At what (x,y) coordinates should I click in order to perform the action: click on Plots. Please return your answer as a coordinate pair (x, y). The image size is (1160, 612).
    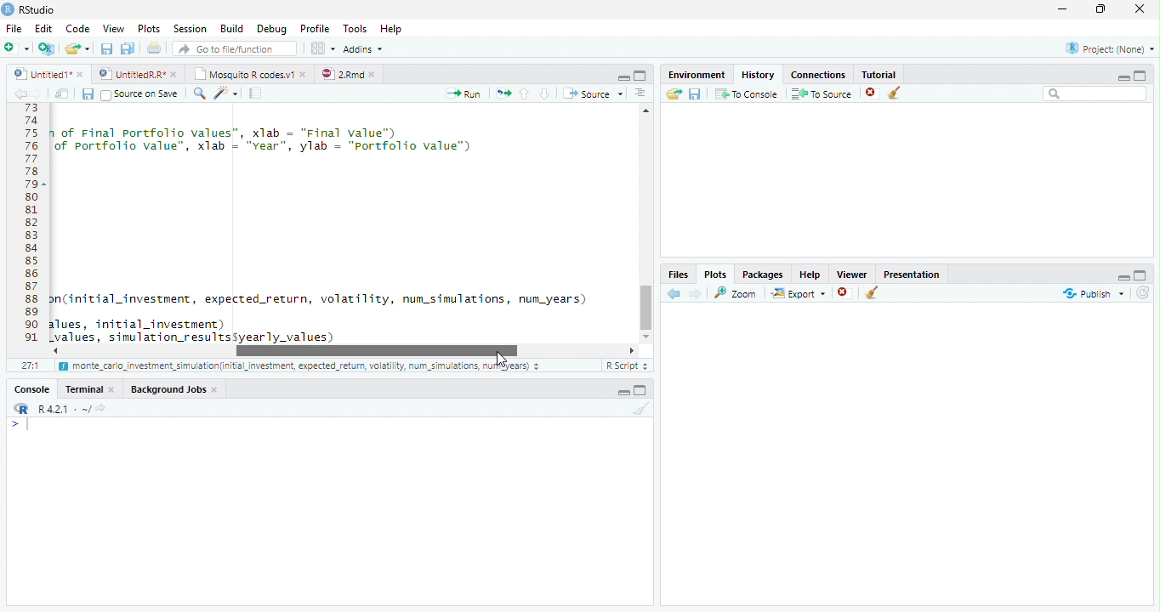
    Looking at the image, I should click on (148, 29).